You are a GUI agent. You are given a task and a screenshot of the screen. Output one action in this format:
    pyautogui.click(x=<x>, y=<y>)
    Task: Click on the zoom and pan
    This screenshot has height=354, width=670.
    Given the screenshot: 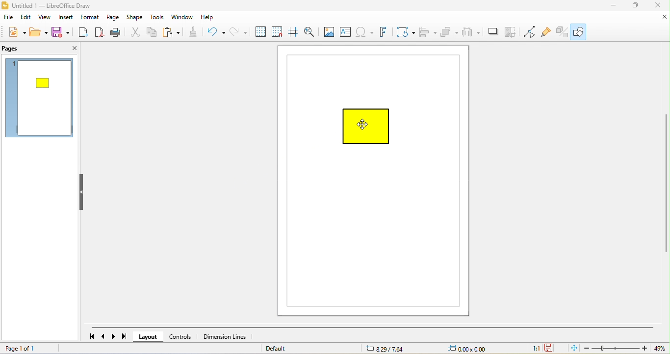 What is the action you would take?
    pyautogui.click(x=309, y=31)
    